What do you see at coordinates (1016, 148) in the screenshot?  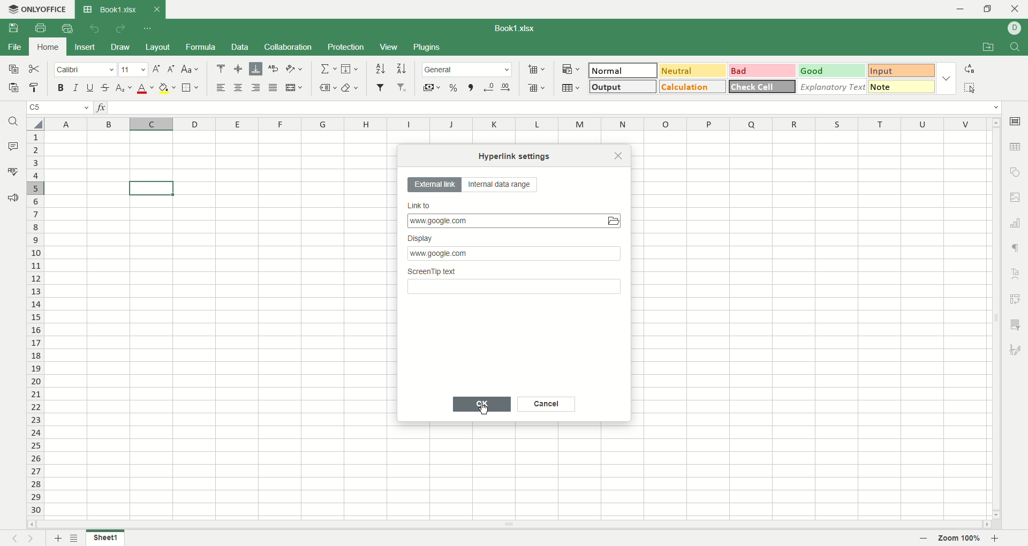 I see `table settings` at bounding box center [1016, 148].